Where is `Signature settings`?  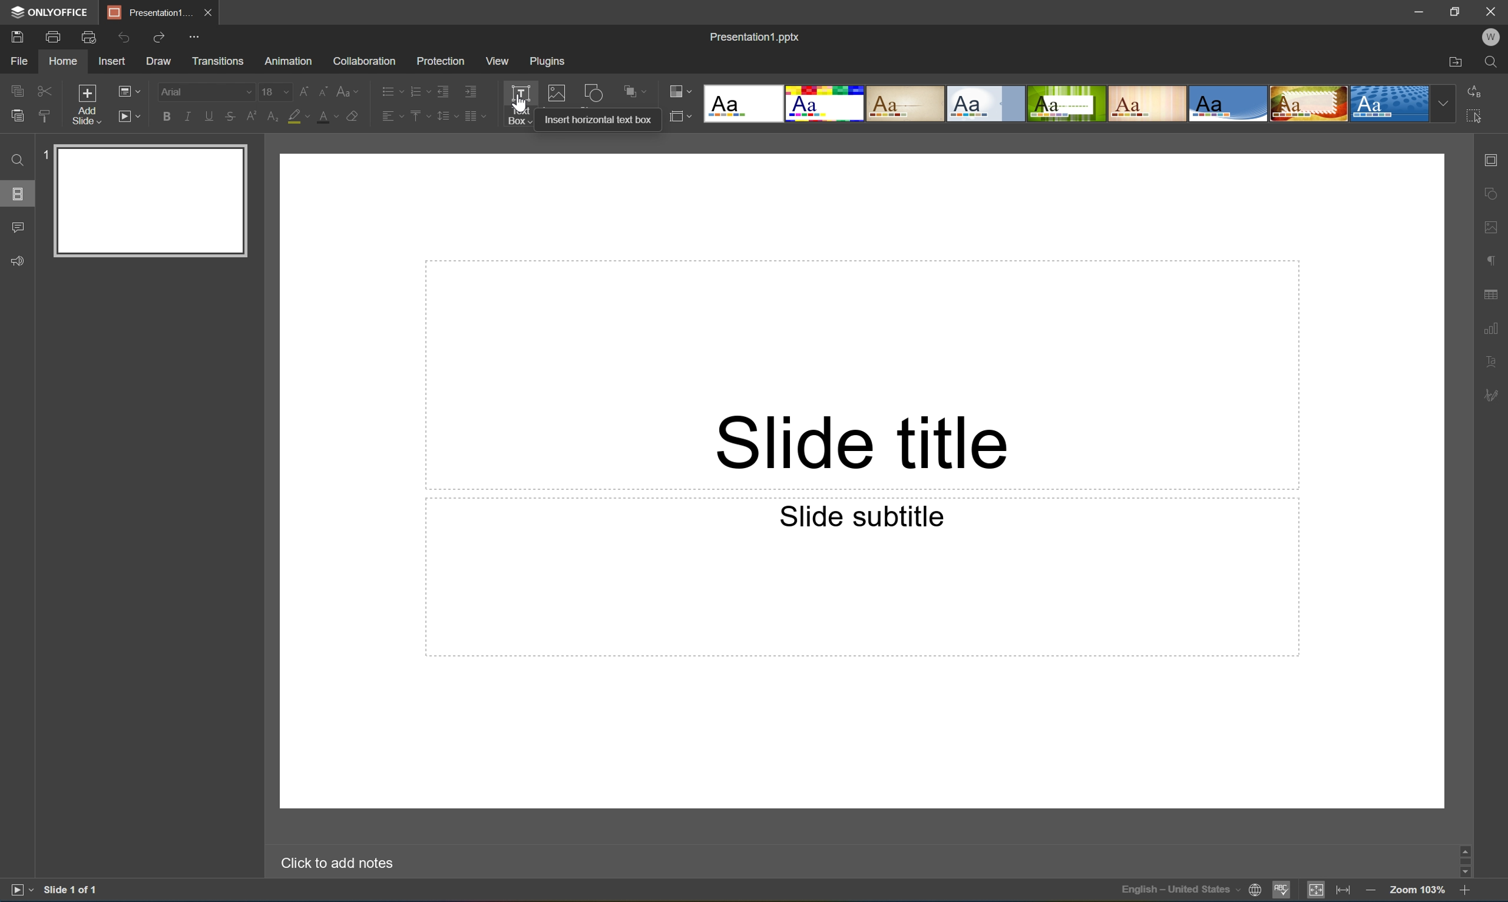
Signature settings is located at coordinates (1494, 394).